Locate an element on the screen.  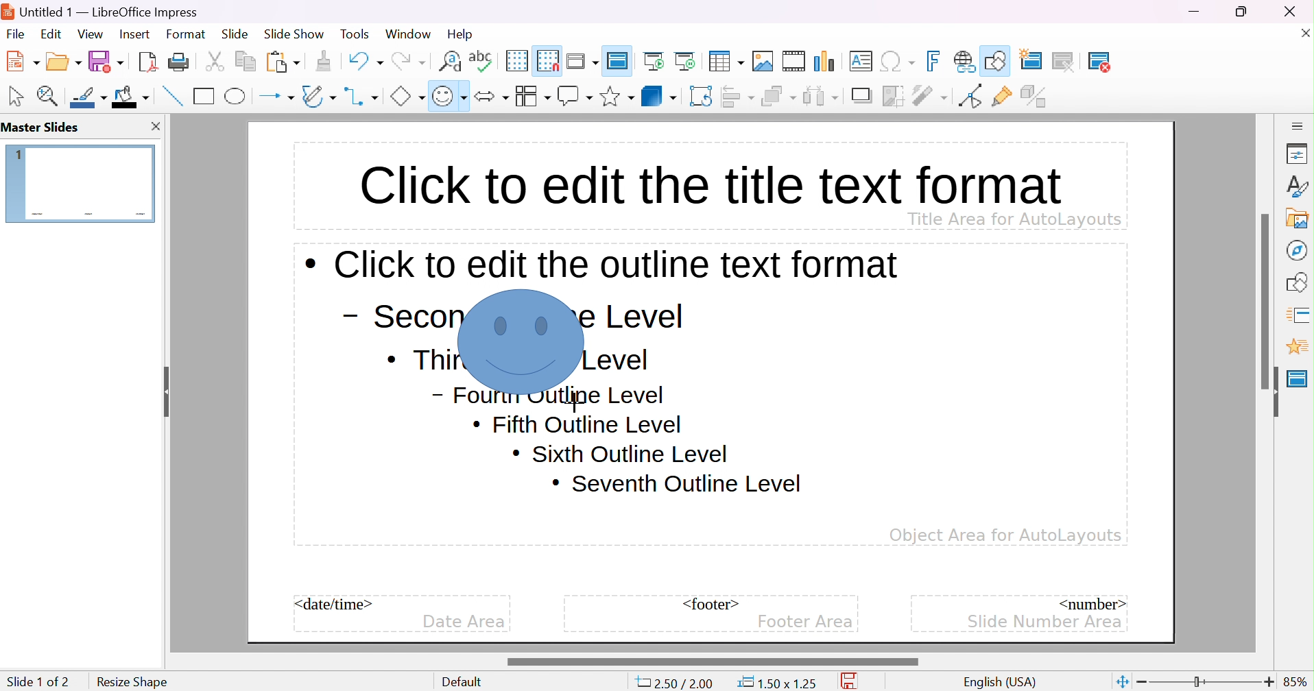
paste is located at coordinates (283, 60).